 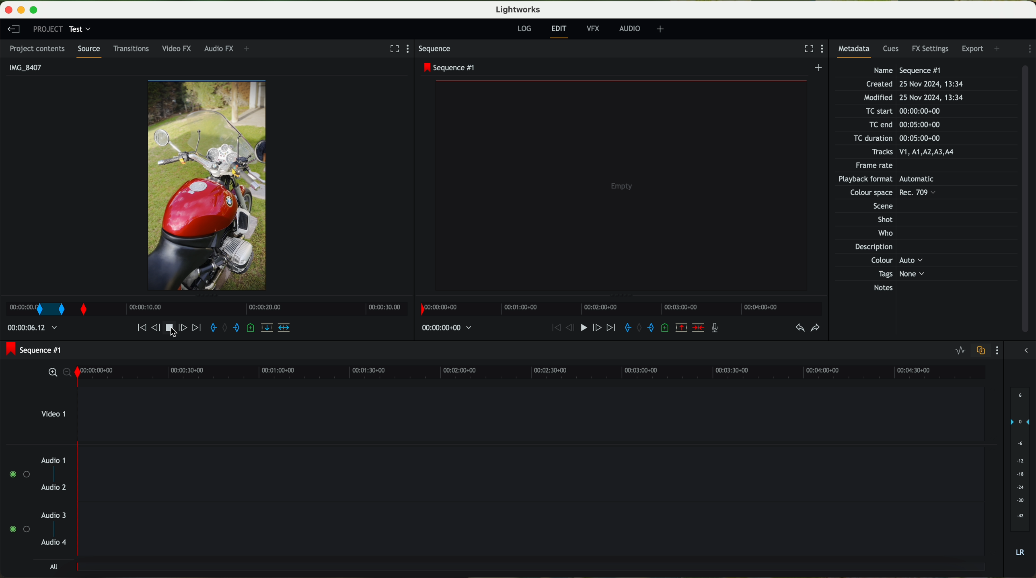 What do you see at coordinates (18, 502) in the screenshot?
I see `enable audio tracks` at bounding box center [18, 502].